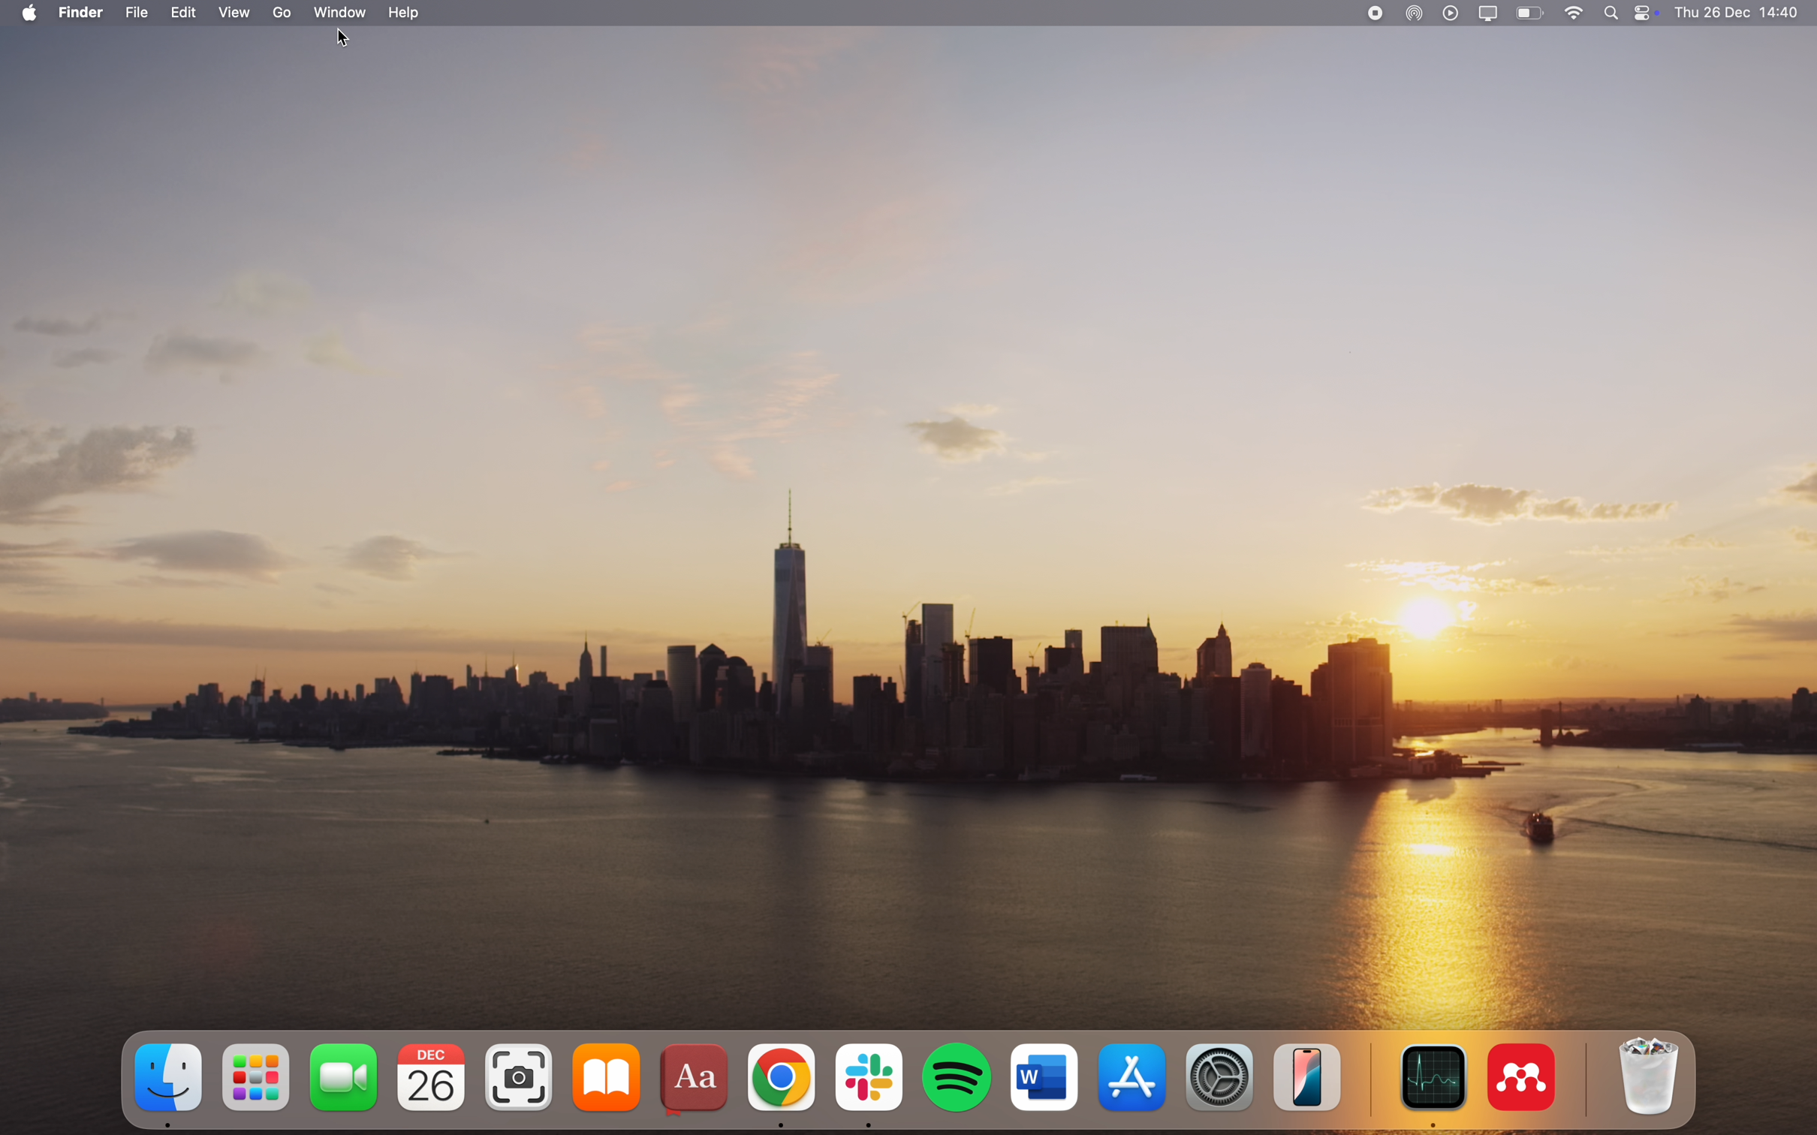 Image resolution: width=1817 pixels, height=1135 pixels. I want to click on finder, so click(164, 1075).